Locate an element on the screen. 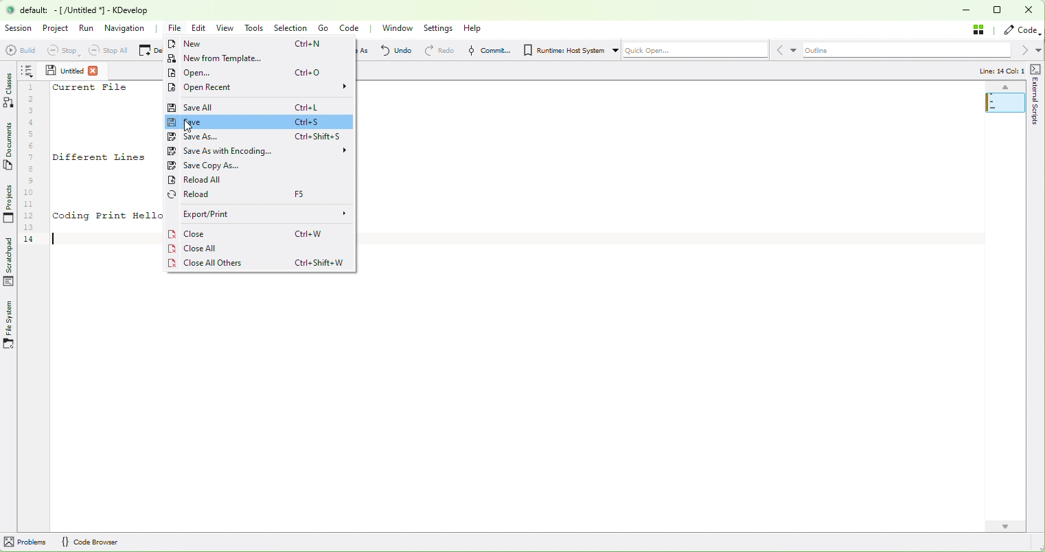  Quick Open... is located at coordinates (712, 49).